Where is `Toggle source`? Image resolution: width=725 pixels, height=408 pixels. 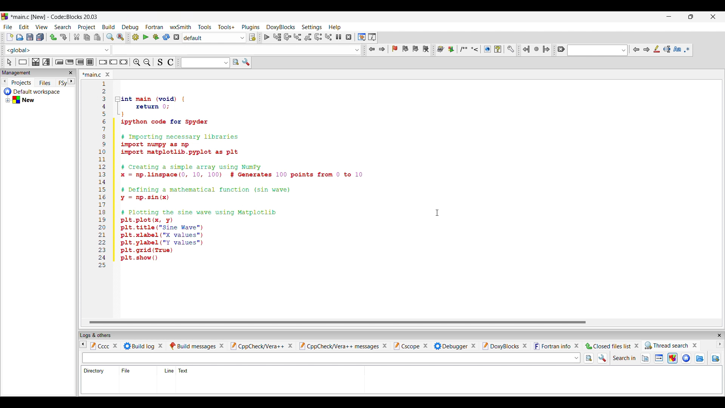
Toggle source is located at coordinates (160, 63).